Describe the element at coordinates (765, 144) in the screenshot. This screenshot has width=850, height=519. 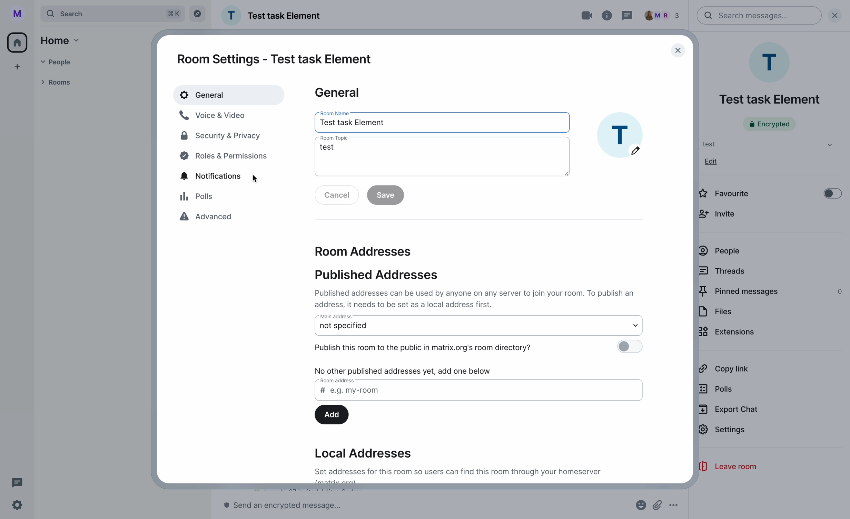
I see `test tab` at that location.